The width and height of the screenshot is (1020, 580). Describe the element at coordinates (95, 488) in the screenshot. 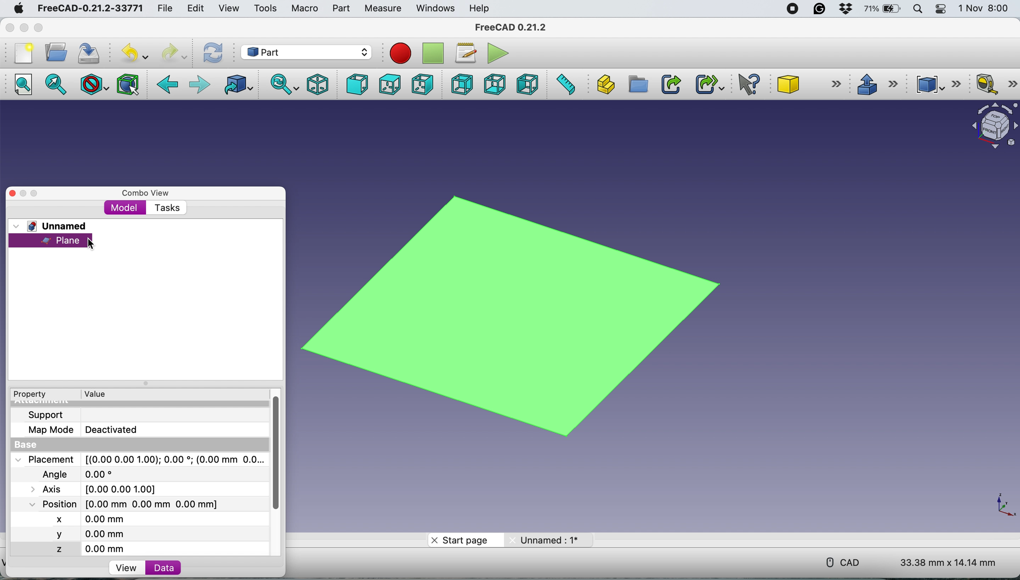

I see `Axis [0.00 0.00 1.00]` at that location.